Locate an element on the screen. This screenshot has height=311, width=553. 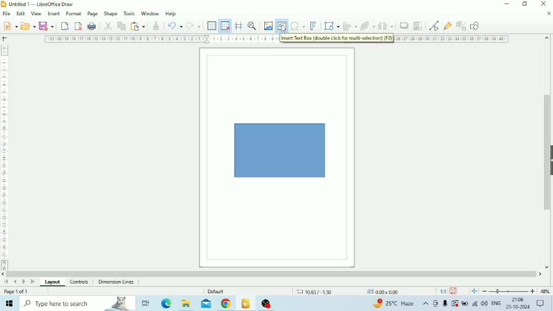
Print is located at coordinates (92, 26).